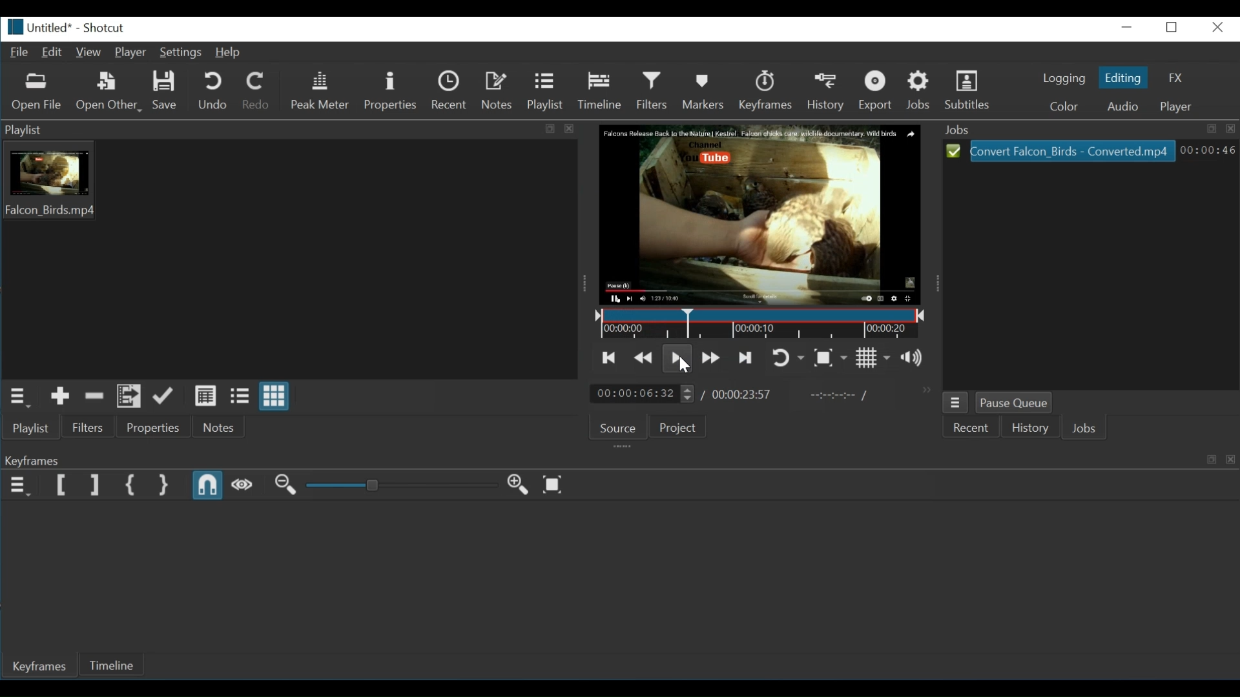 The image size is (1240, 697). I want to click on Settings, so click(181, 54).